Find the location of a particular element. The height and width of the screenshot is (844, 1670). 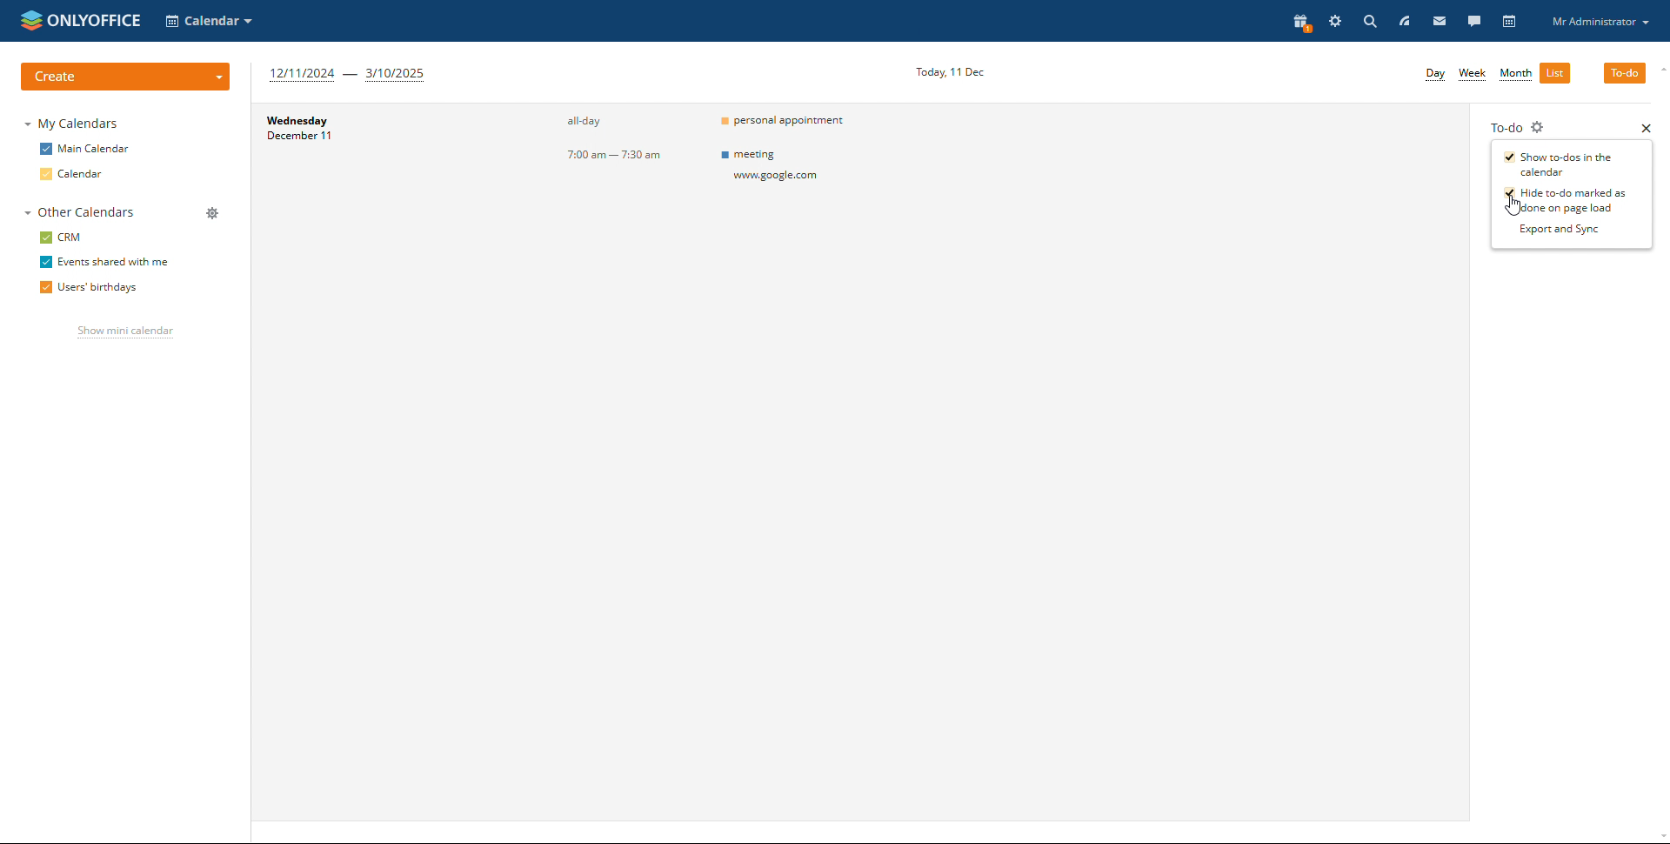

to-do is located at coordinates (1504, 126).